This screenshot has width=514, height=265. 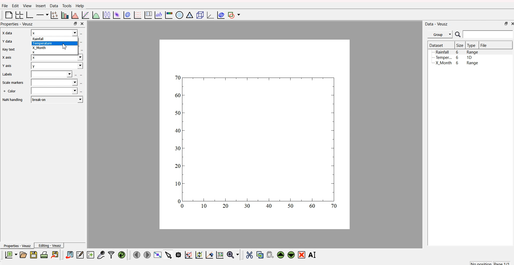 What do you see at coordinates (199, 15) in the screenshot?
I see `3D scene` at bounding box center [199, 15].